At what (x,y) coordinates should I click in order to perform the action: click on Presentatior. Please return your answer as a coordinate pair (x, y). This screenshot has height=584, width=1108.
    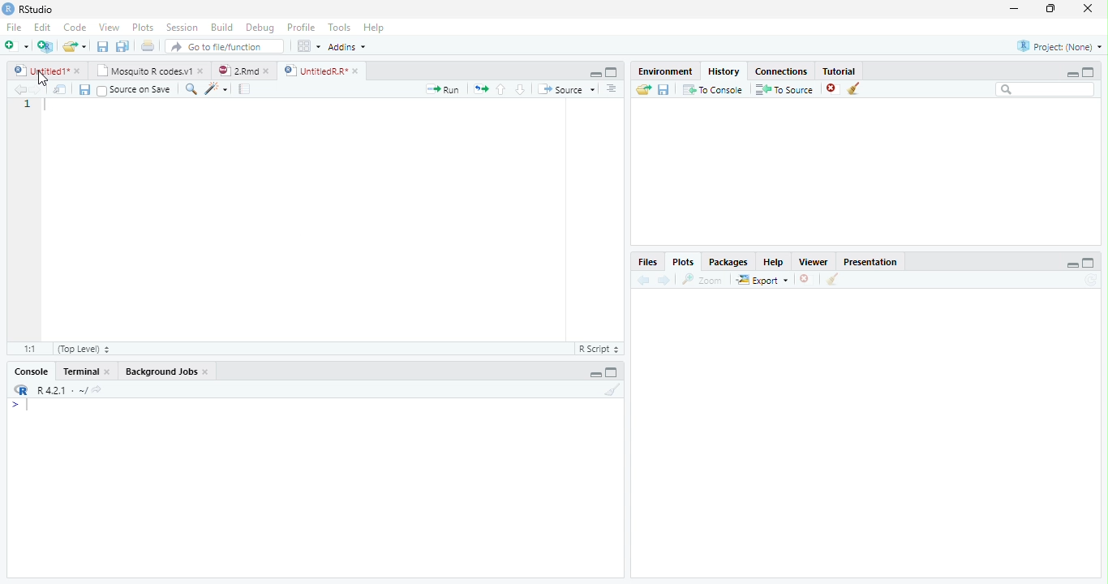
    Looking at the image, I should click on (870, 263).